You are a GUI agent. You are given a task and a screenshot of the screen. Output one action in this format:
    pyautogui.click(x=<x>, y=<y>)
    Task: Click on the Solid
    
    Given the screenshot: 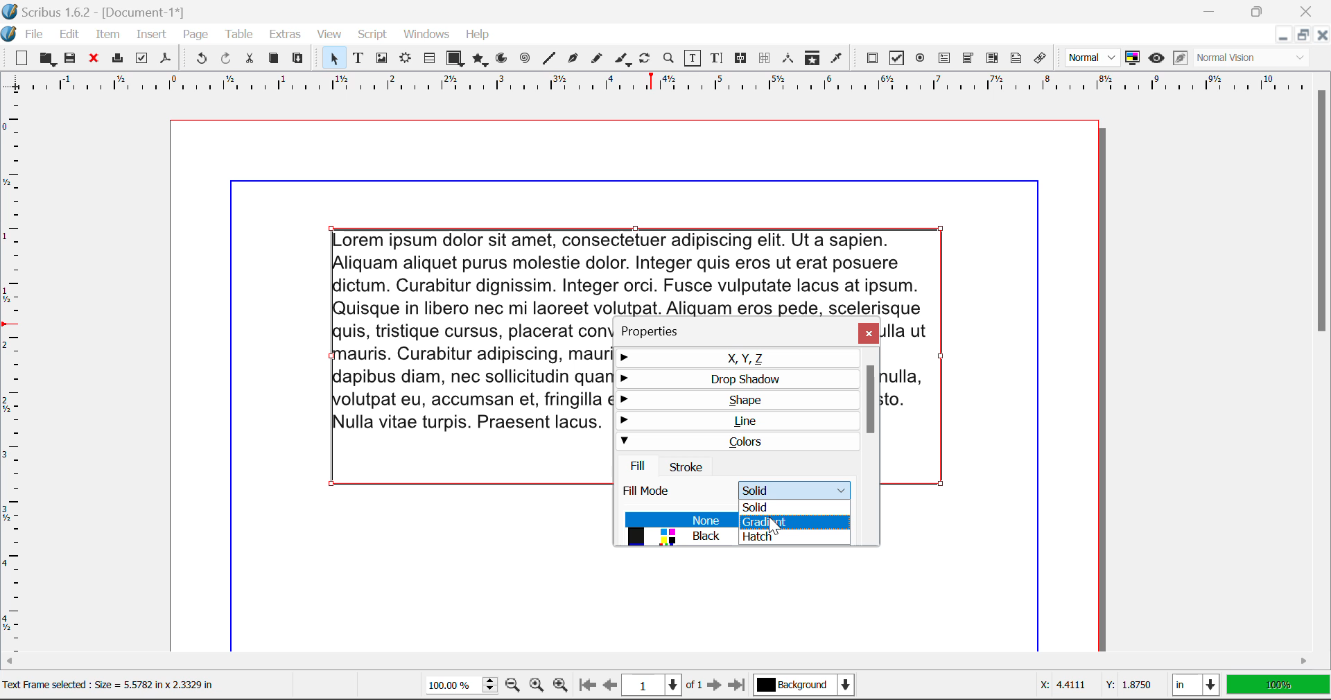 What is the action you would take?
    pyautogui.click(x=792, y=507)
    